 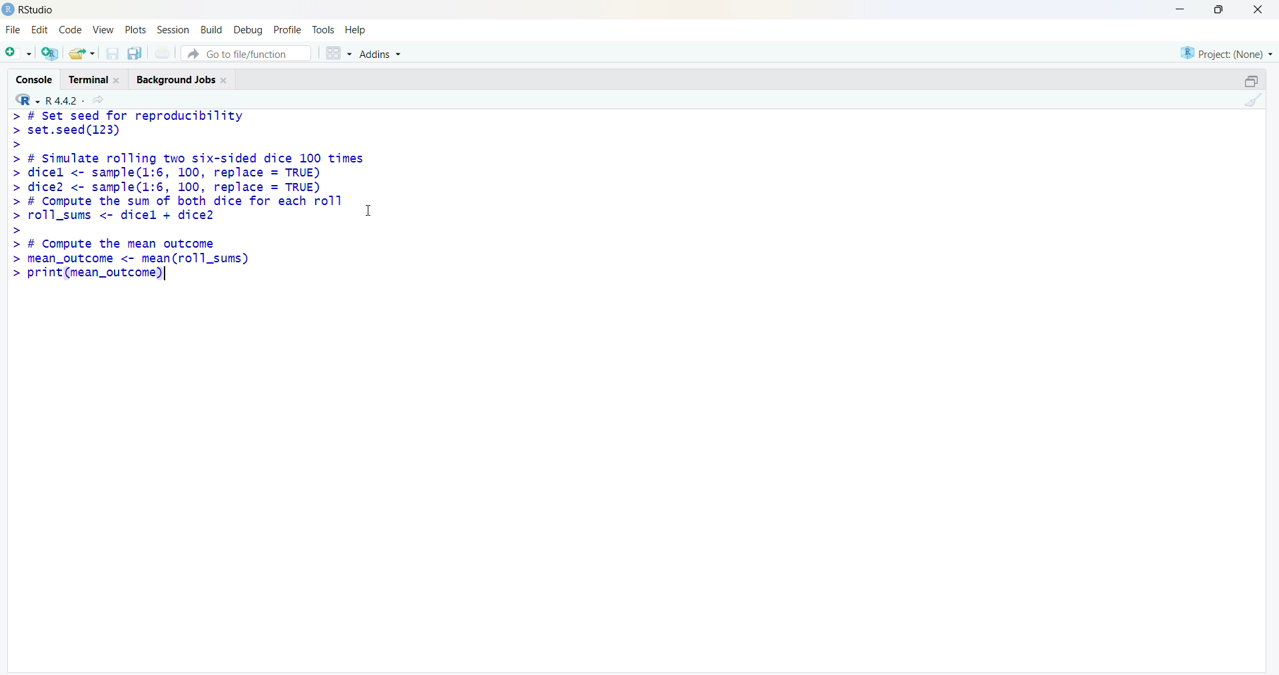 What do you see at coordinates (39, 11) in the screenshot?
I see `RStudio` at bounding box center [39, 11].